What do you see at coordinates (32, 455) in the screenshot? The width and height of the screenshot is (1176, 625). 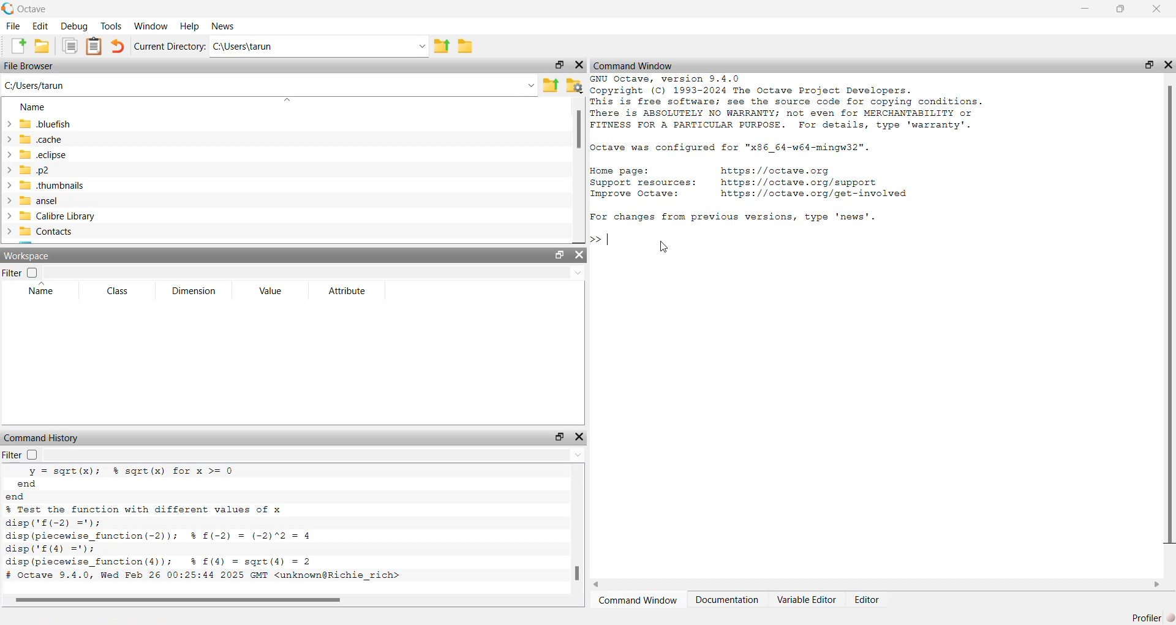 I see `Filter` at bounding box center [32, 455].